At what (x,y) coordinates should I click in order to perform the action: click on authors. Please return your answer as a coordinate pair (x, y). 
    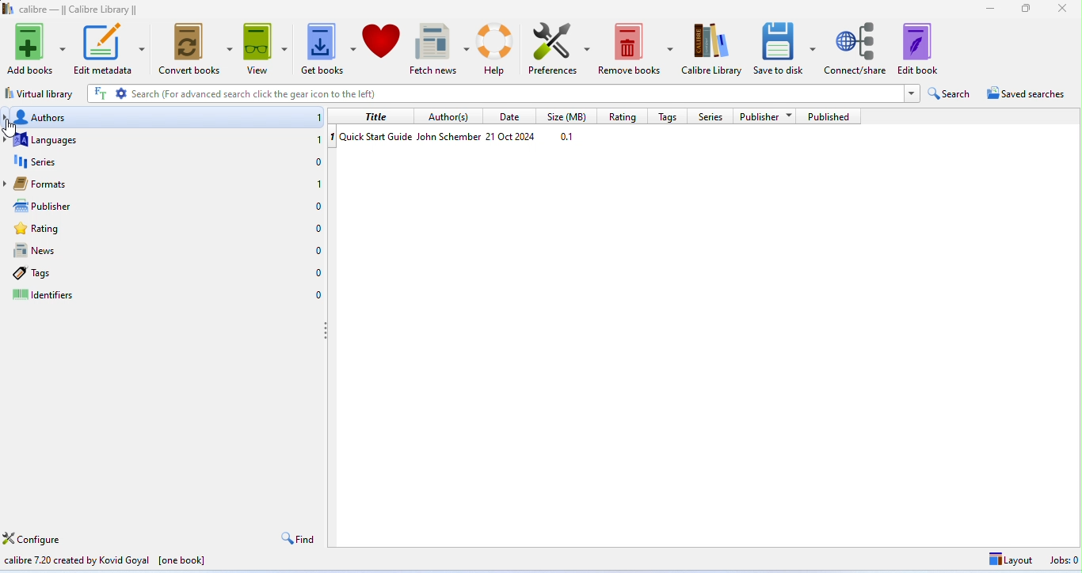
    Looking at the image, I should click on (168, 119).